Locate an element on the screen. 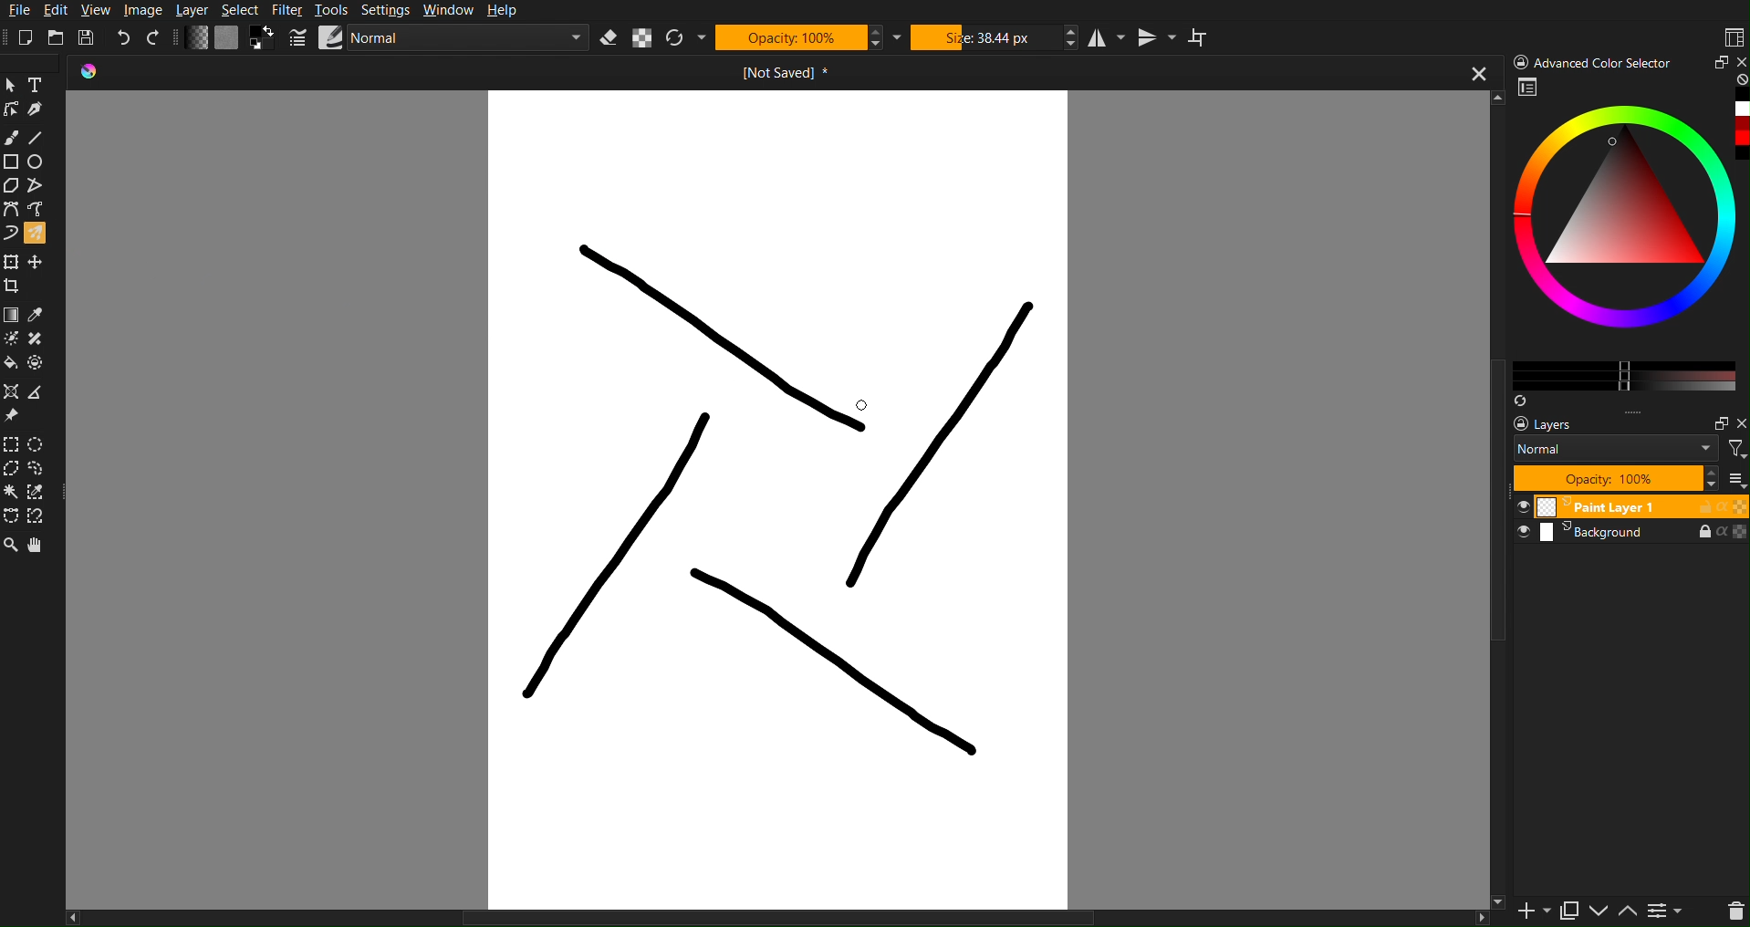 The image size is (1750, 927). New is located at coordinates (31, 35).